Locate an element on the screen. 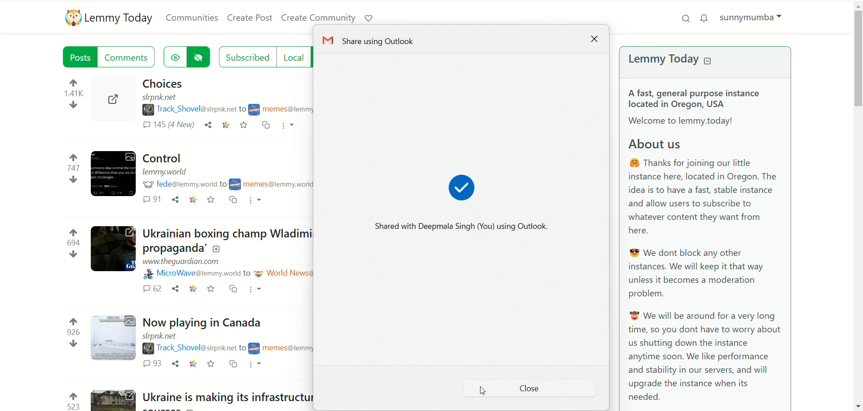 This screenshot has height=411, width=863. cross post is located at coordinates (233, 199).